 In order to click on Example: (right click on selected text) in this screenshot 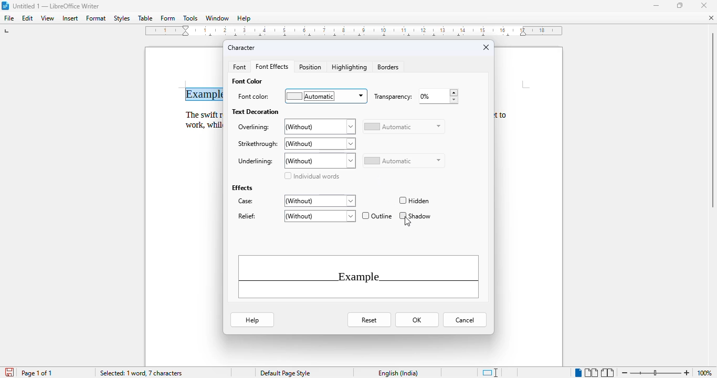, I will do `click(208, 92)`.